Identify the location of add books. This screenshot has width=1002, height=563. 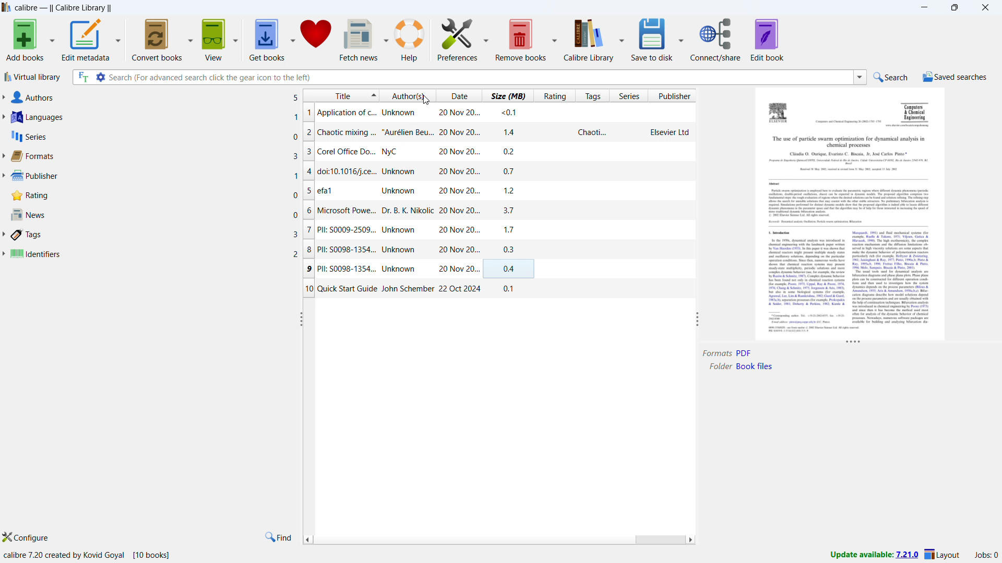
(24, 39).